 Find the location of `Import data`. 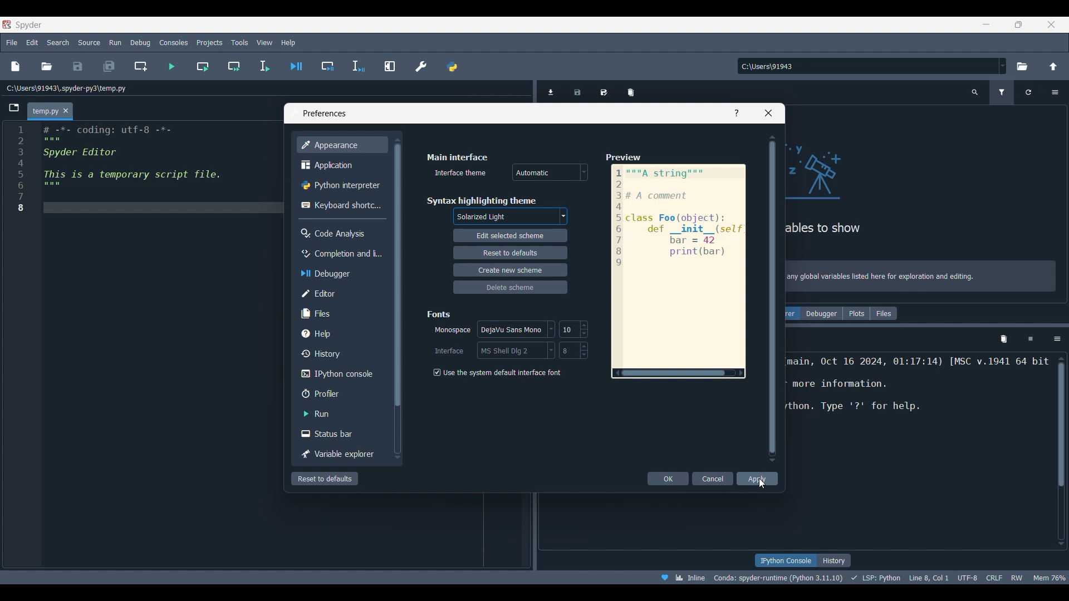

Import data is located at coordinates (552, 92).